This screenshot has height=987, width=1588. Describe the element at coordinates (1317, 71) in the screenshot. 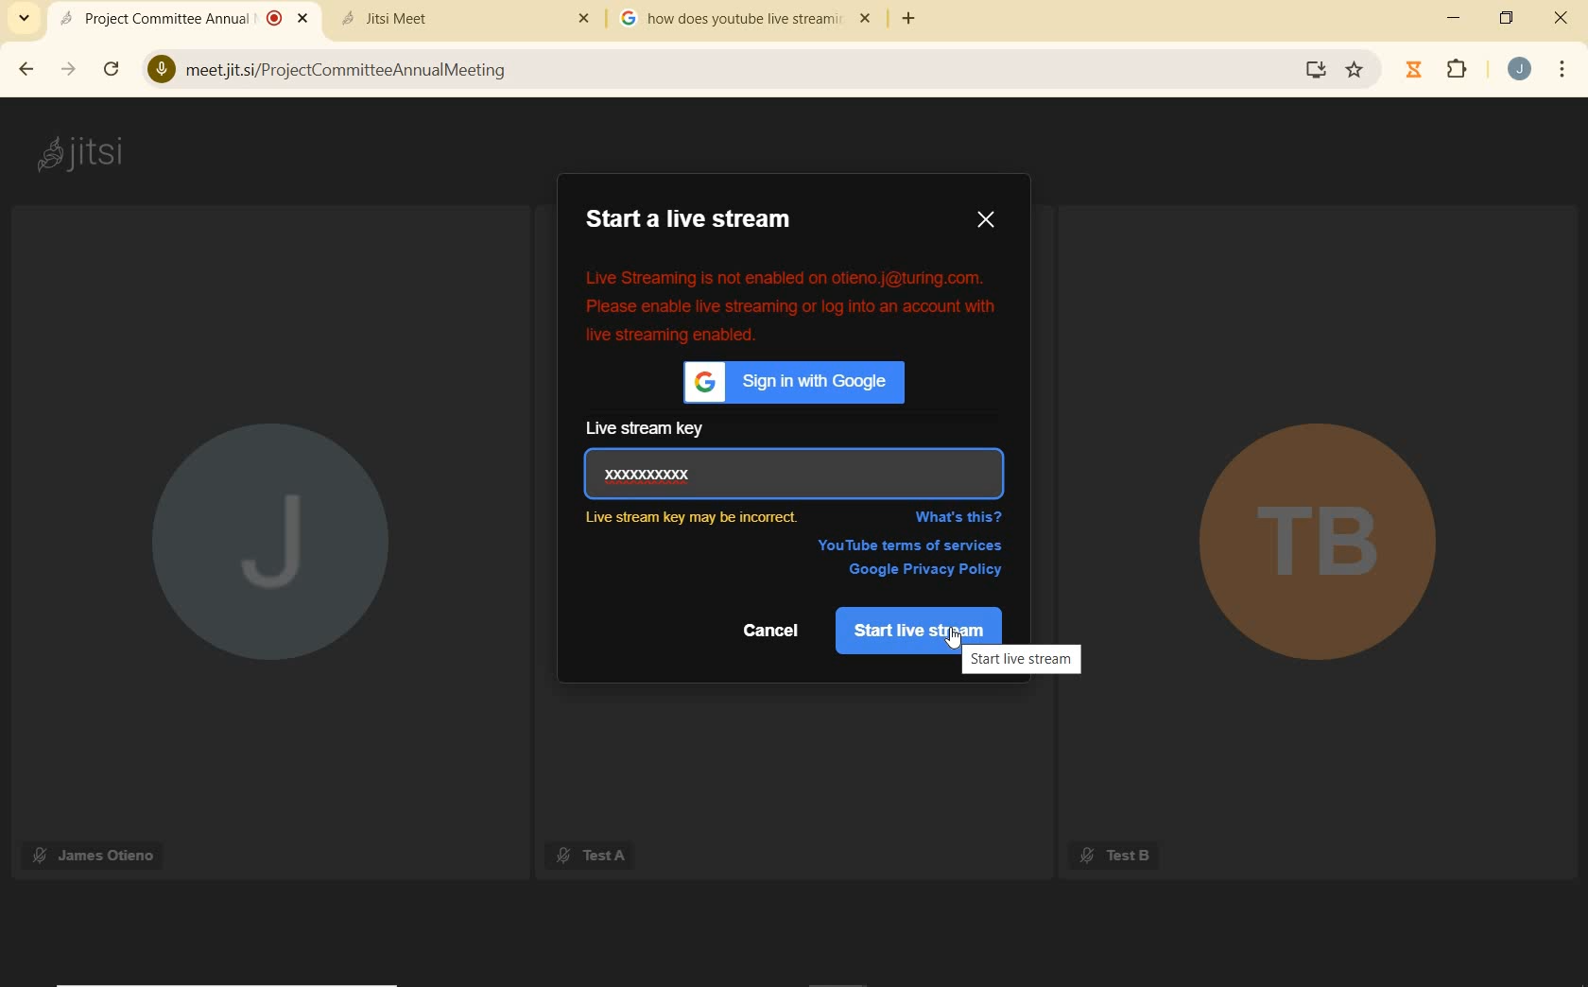

I see `Install Google Meet` at that location.